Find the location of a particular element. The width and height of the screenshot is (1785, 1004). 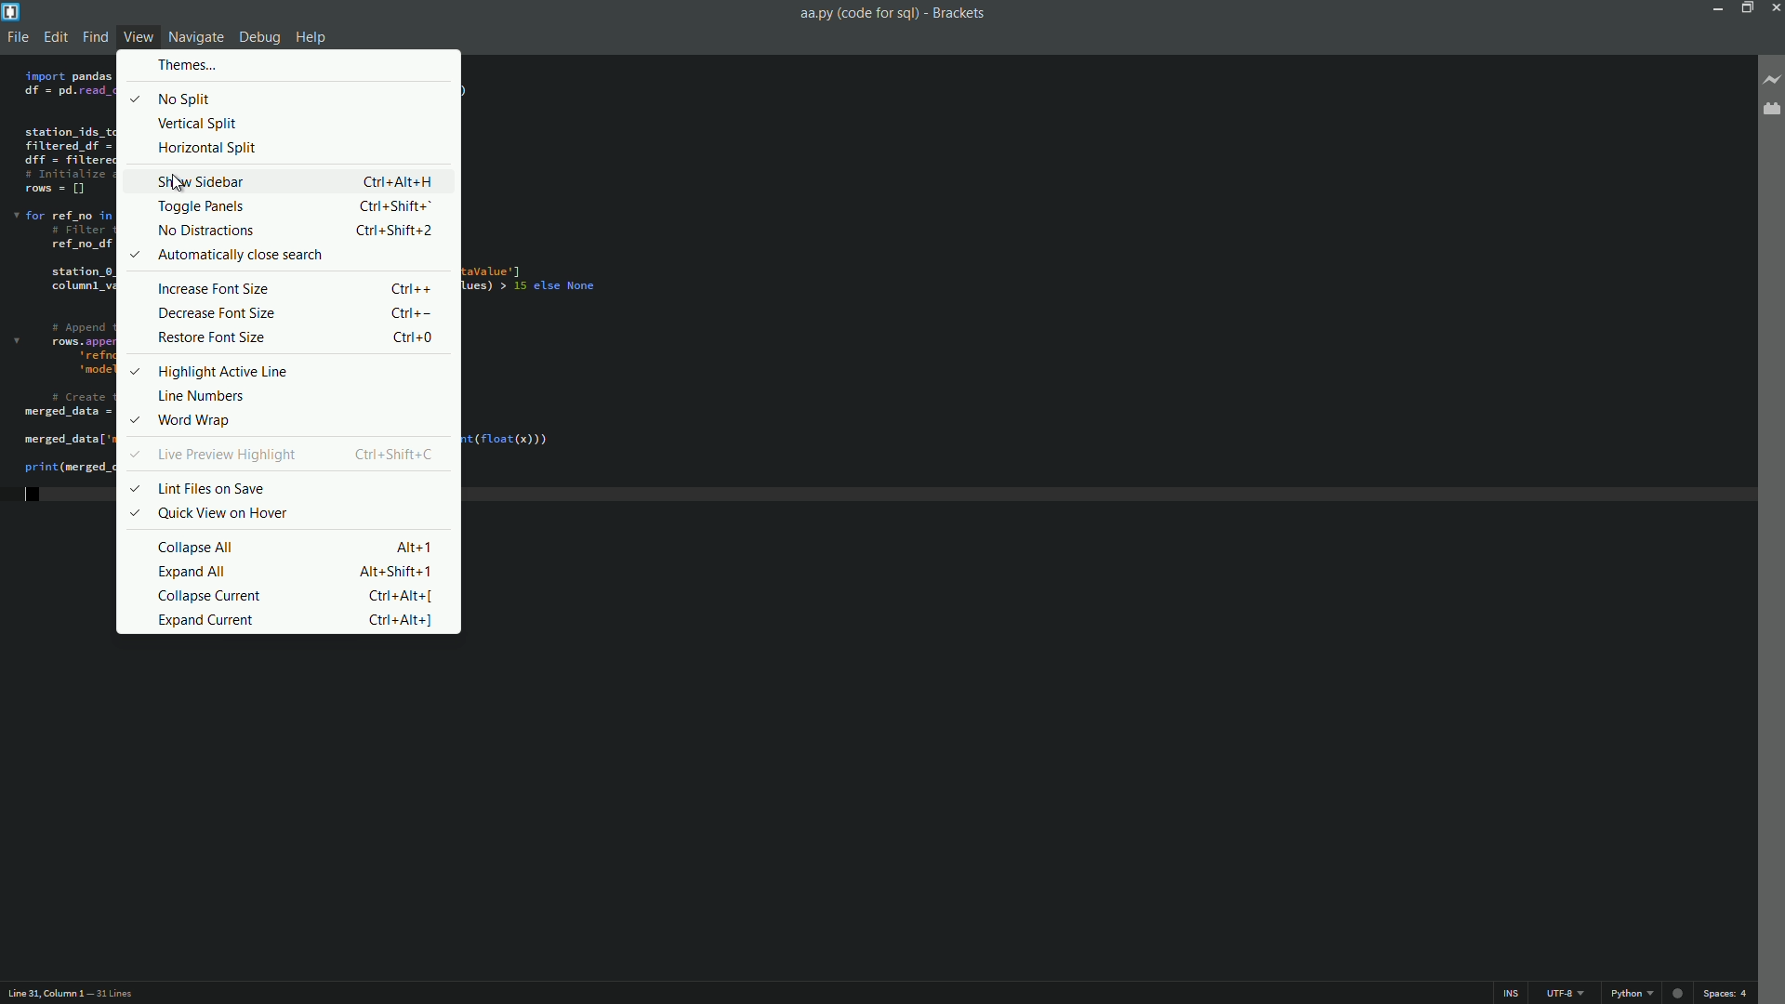

help menu is located at coordinates (310, 37).